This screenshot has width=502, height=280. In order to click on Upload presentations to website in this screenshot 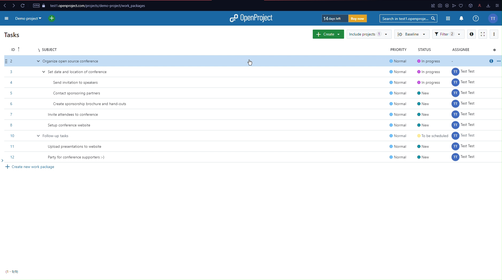, I will do `click(74, 146)`.